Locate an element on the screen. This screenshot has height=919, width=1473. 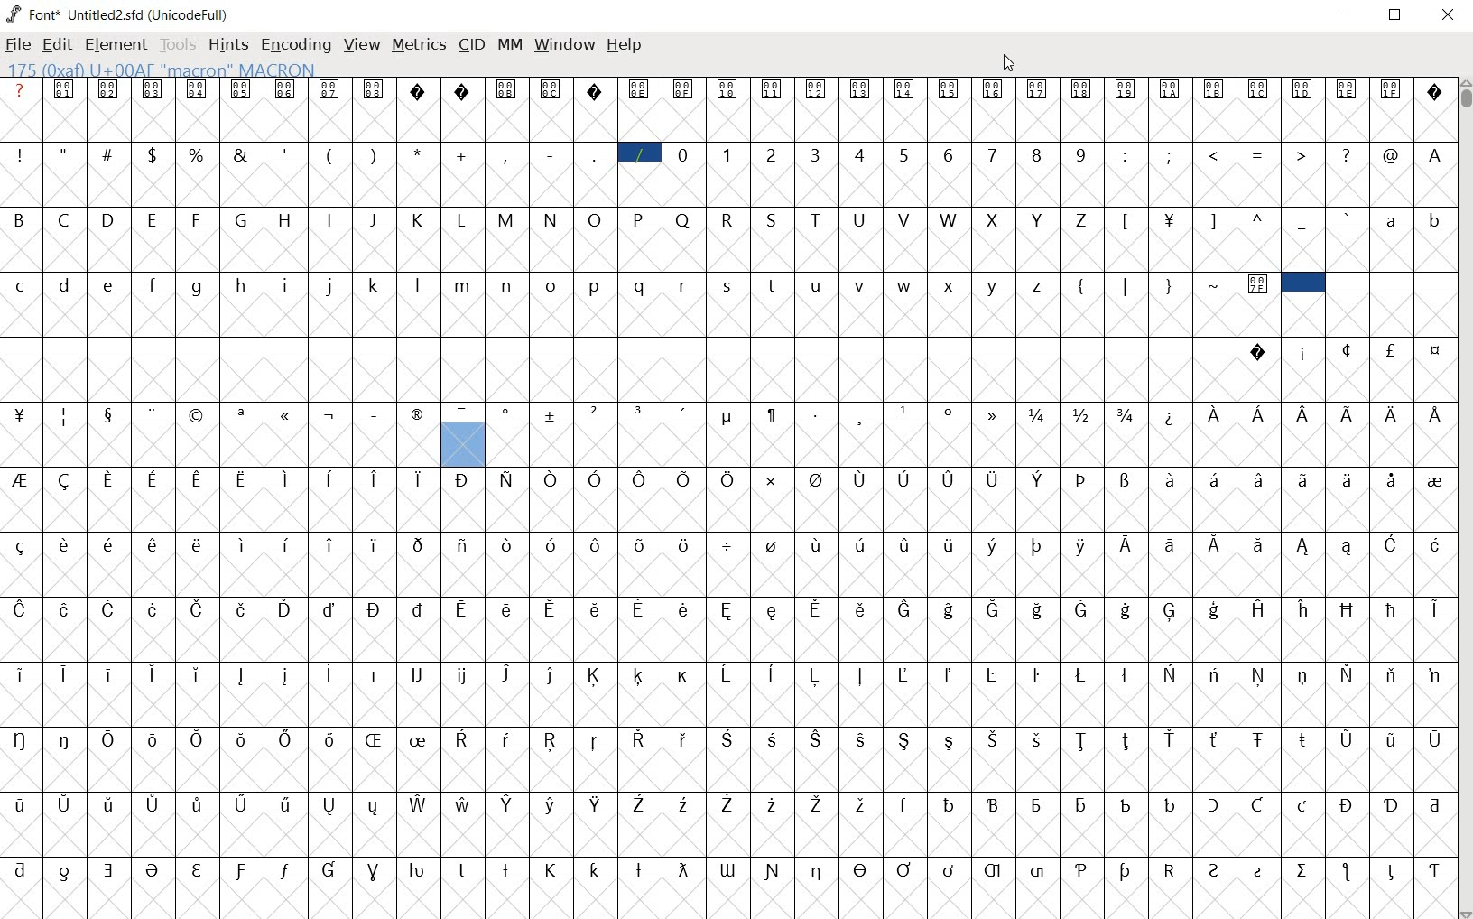
Symbol is located at coordinates (1302, 803).